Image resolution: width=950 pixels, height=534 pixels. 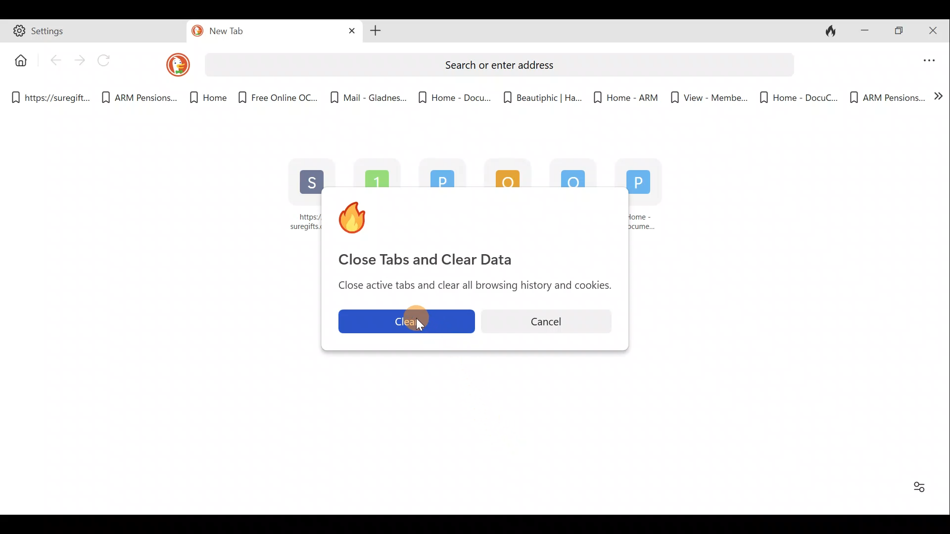 What do you see at coordinates (18, 59) in the screenshot?
I see `Home` at bounding box center [18, 59].